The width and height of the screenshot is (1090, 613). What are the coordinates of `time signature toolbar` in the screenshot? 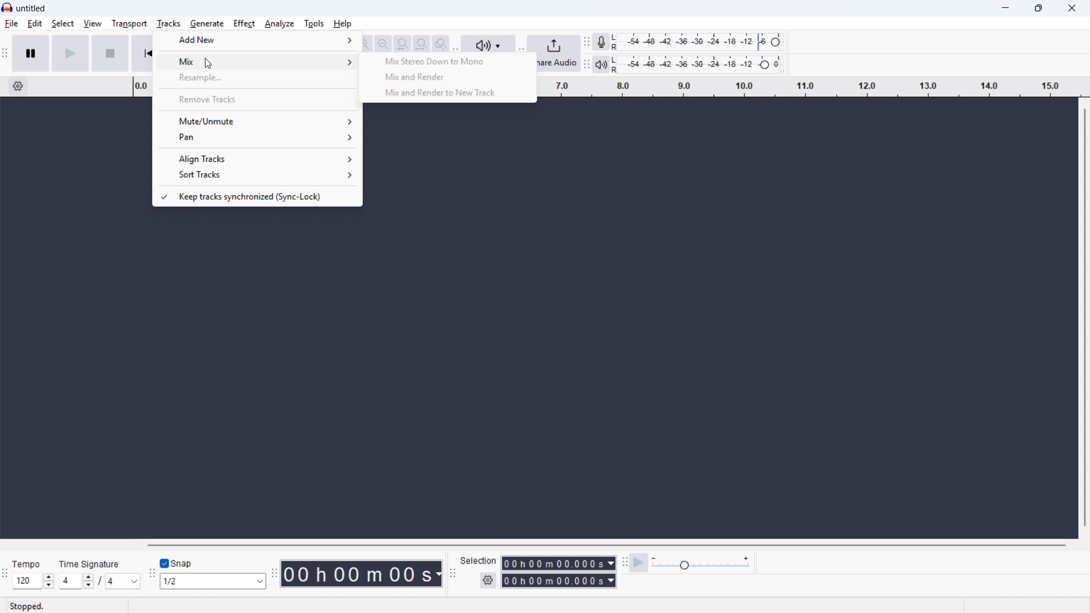 It's located at (6, 573).